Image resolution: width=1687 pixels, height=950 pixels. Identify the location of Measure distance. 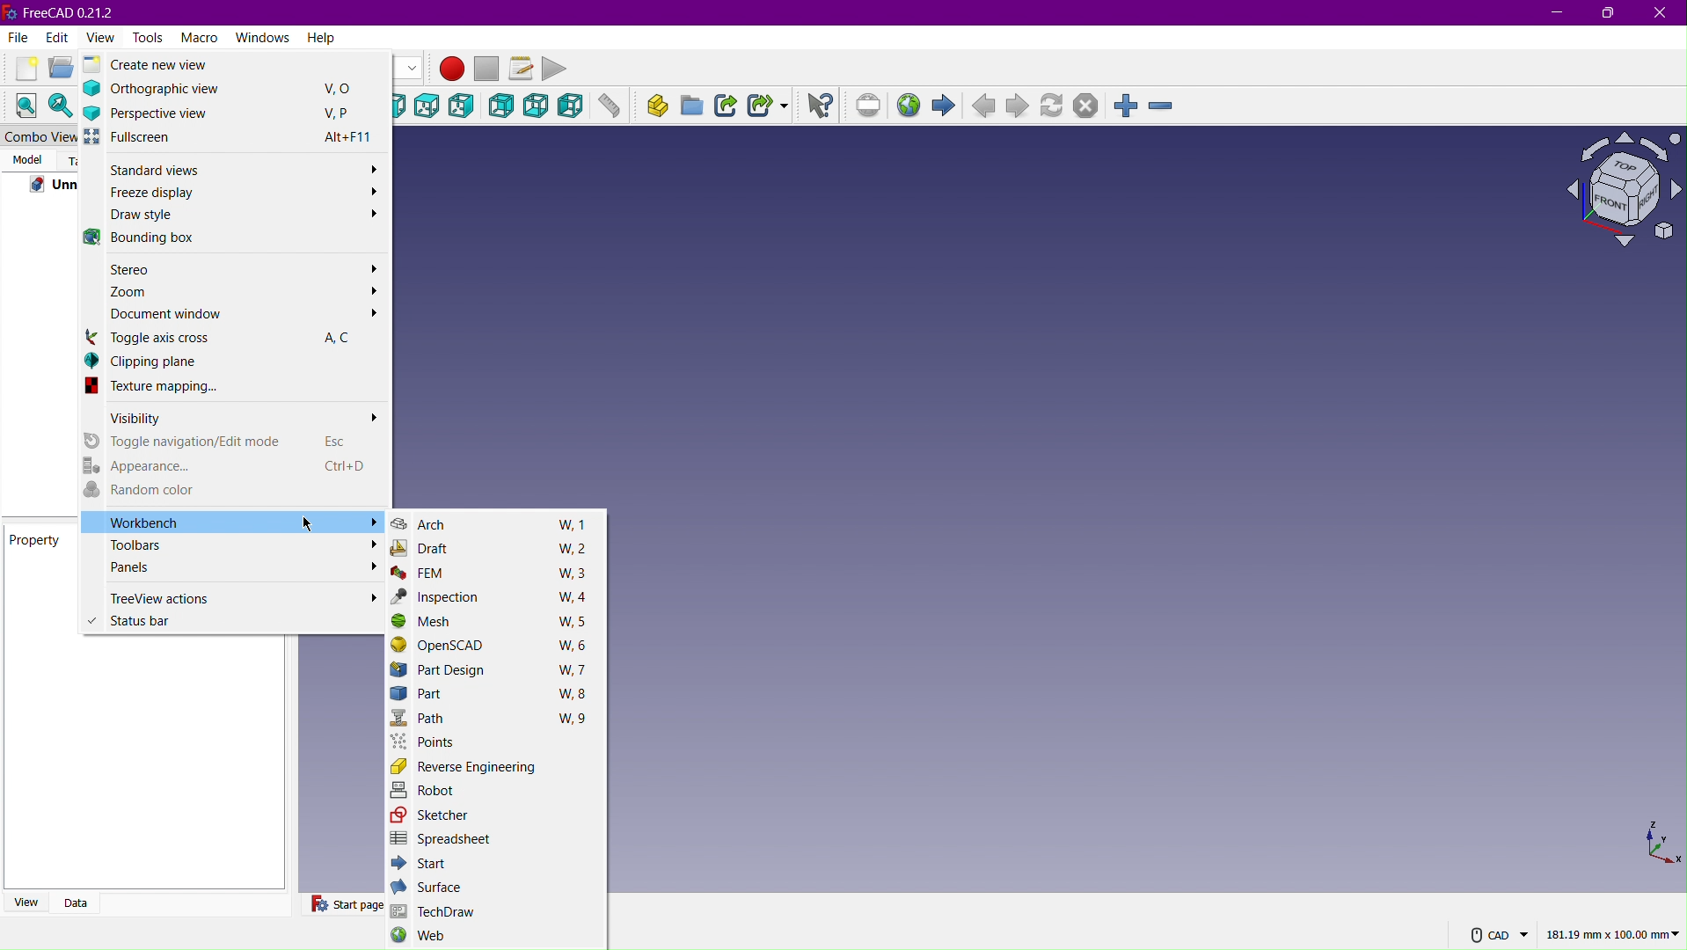
(615, 106).